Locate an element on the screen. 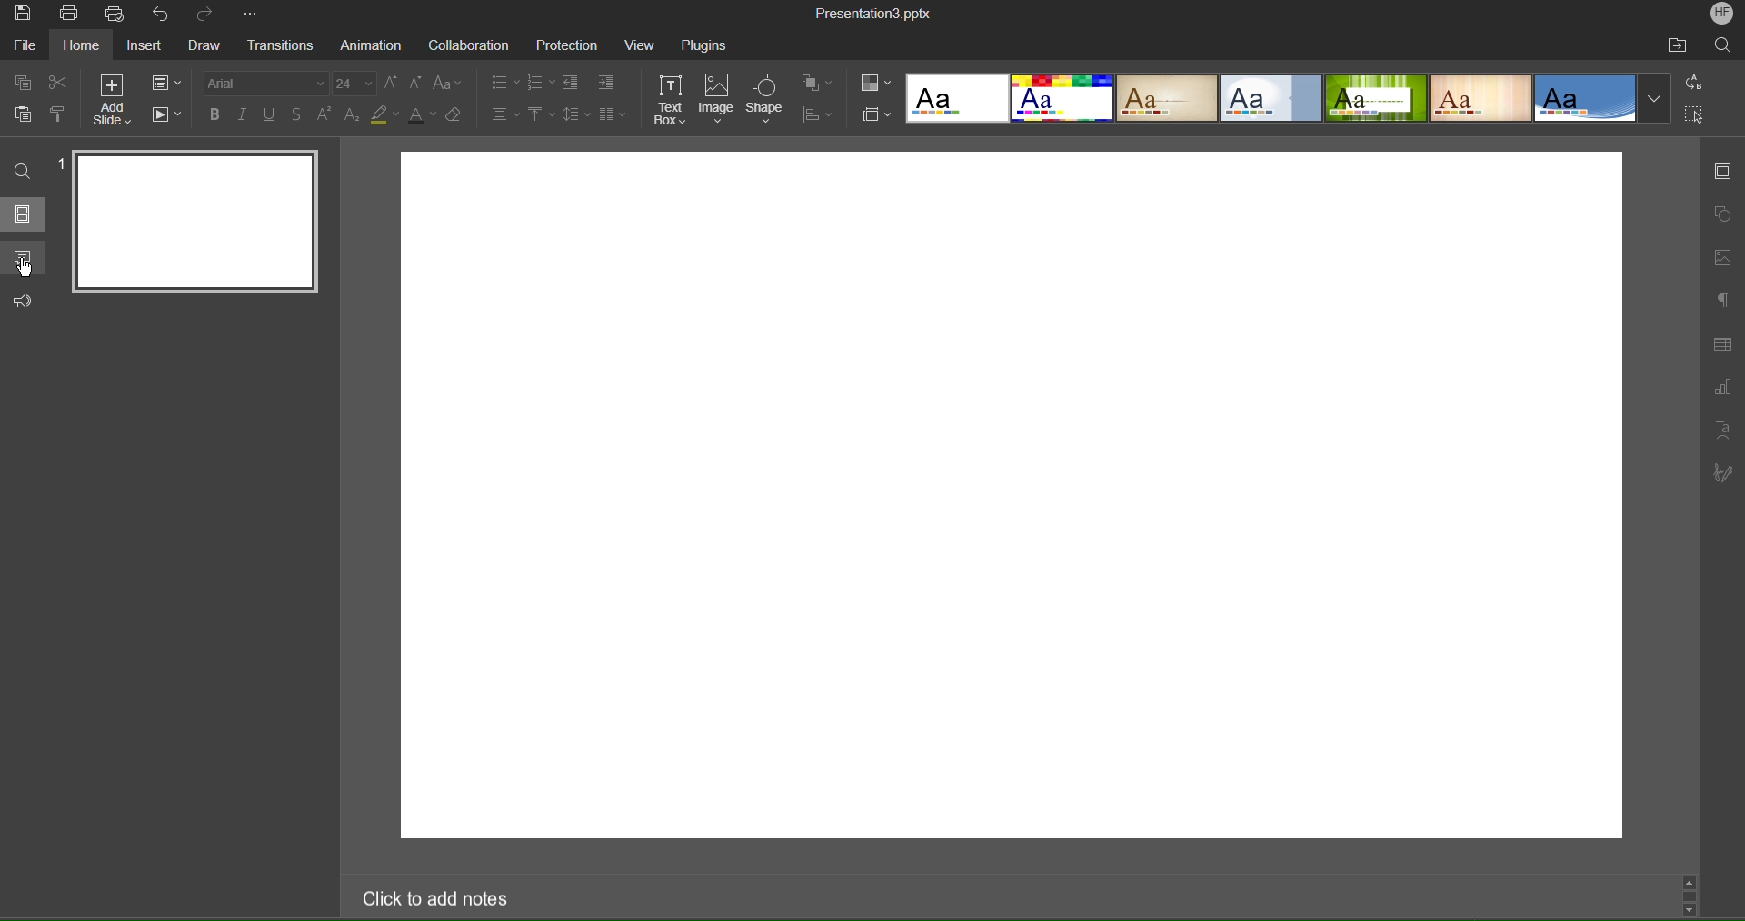 Image resolution: width=1745 pixels, height=921 pixels. Paragraph Settings is located at coordinates (1722, 298).